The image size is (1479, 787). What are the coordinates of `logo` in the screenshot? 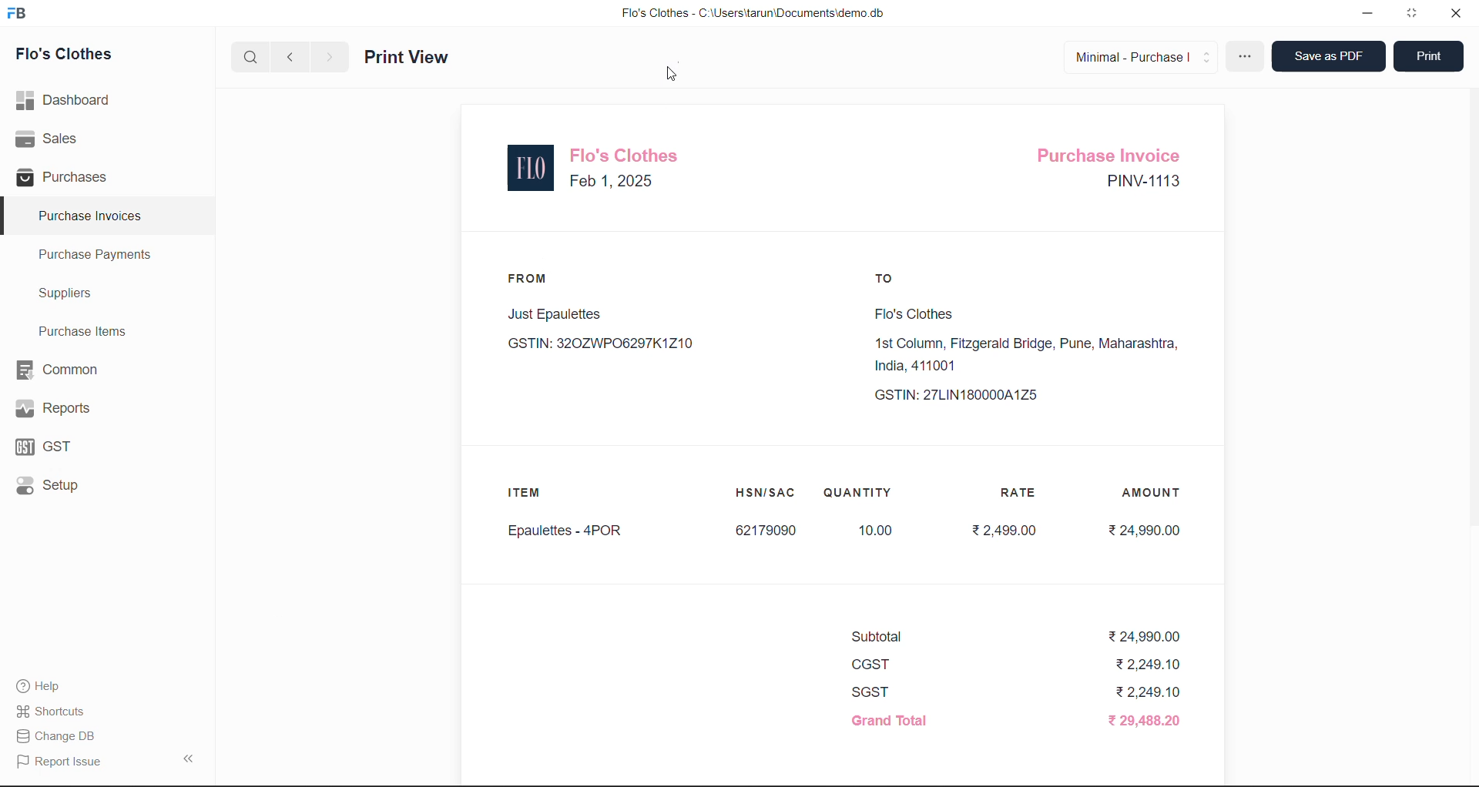 It's located at (532, 166).